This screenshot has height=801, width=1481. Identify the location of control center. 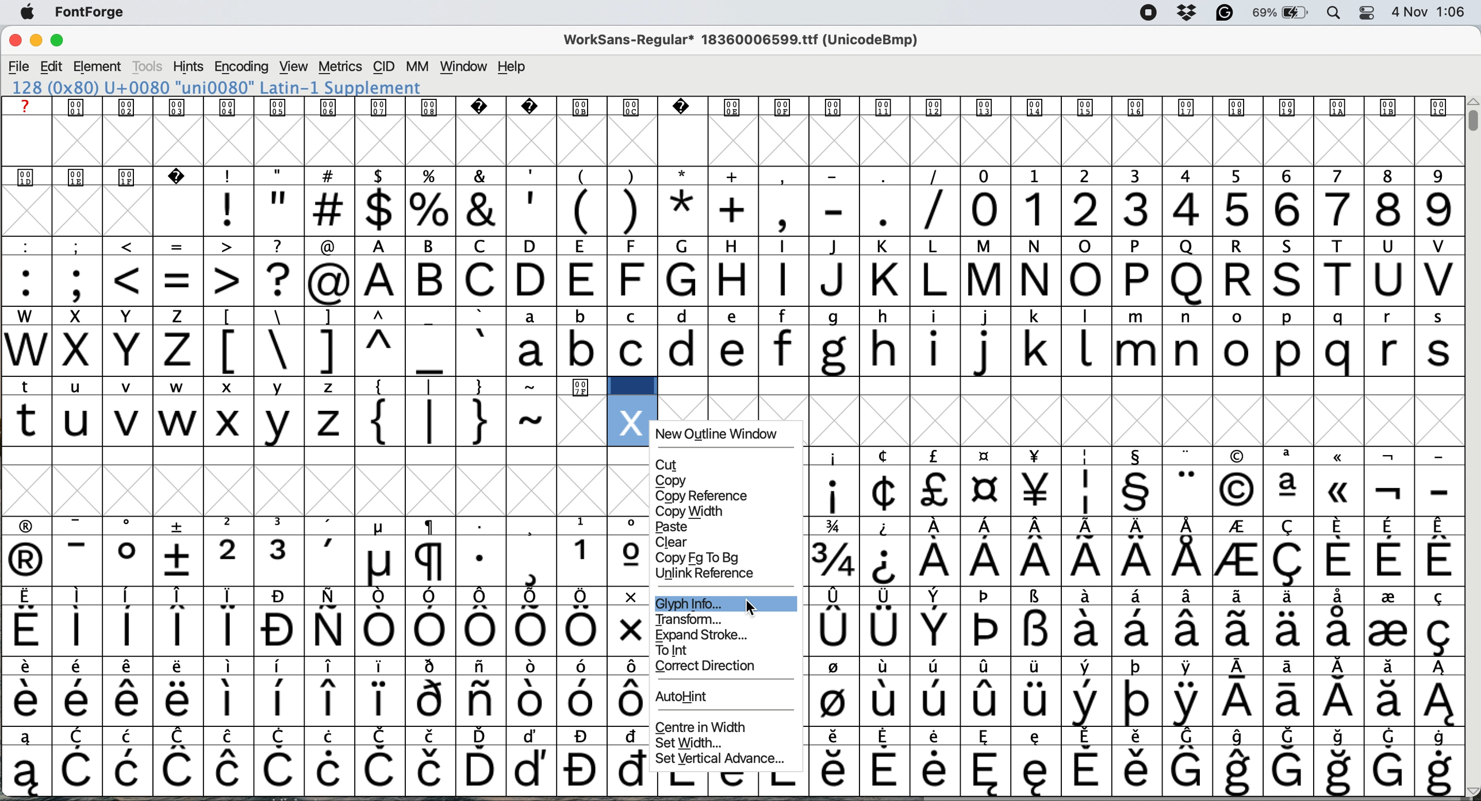
(1364, 12).